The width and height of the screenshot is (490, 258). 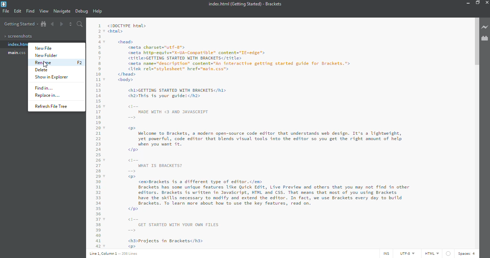 What do you see at coordinates (52, 77) in the screenshot?
I see `show in explorer` at bounding box center [52, 77].